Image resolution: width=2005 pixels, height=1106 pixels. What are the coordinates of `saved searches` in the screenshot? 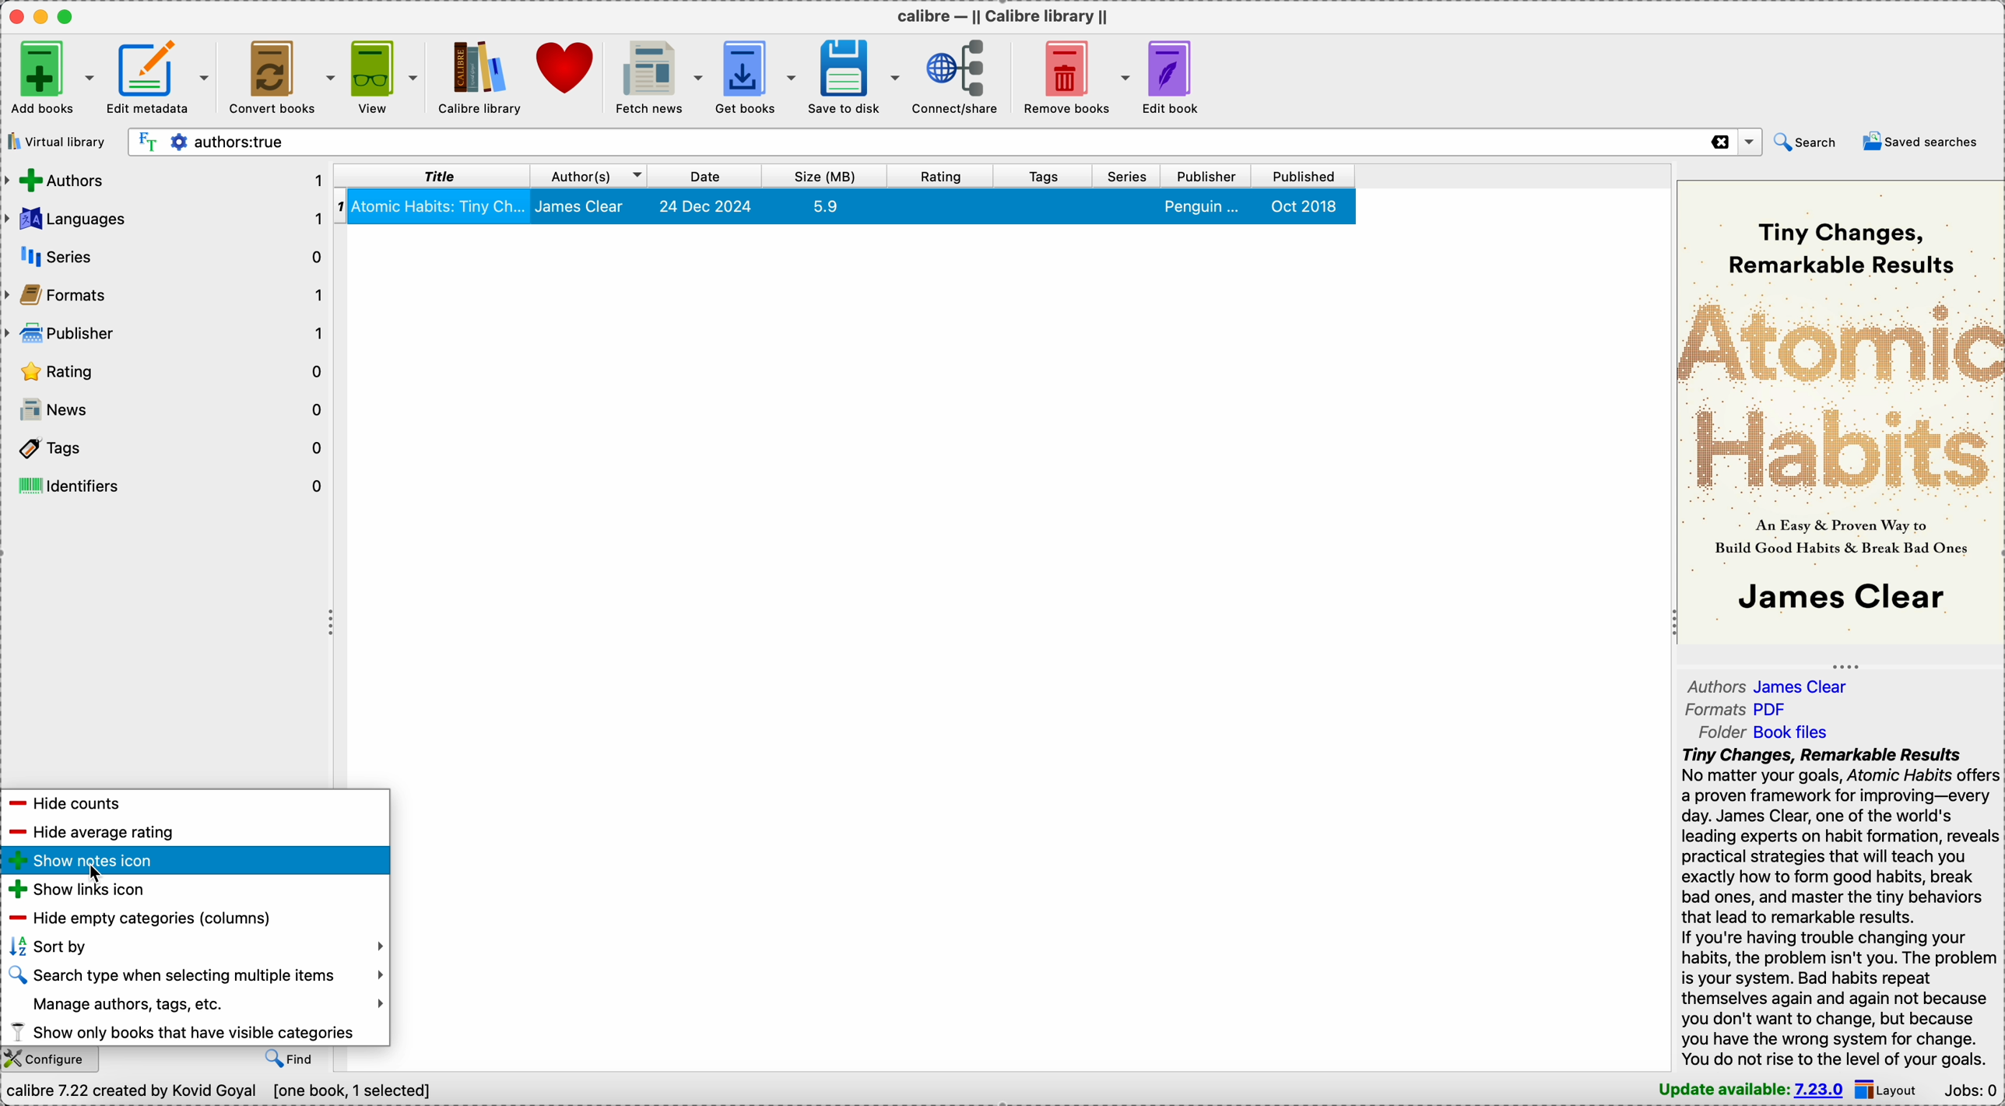 It's located at (1922, 140).